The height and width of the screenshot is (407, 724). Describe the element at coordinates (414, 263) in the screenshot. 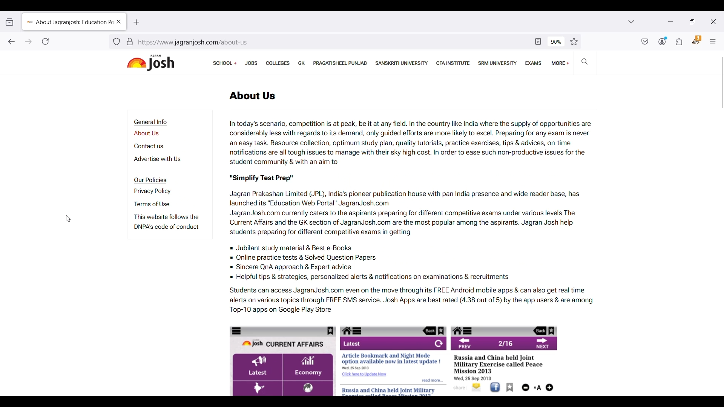

I see `Jubilant study material & Best e-Books

Online practice tests & Solved Question Papers

Sincere QnA approach & Expert advice

Helpful tips & strategies, personalized alerts & notifications on examinations & recruitments` at that location.